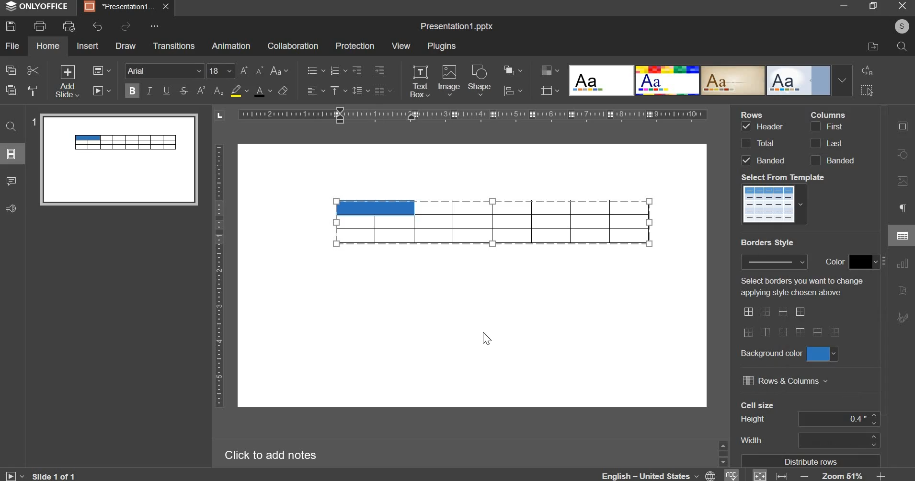  Describe the element at coordinates (166, 90) in the screenshot. I see `underline` at that location.